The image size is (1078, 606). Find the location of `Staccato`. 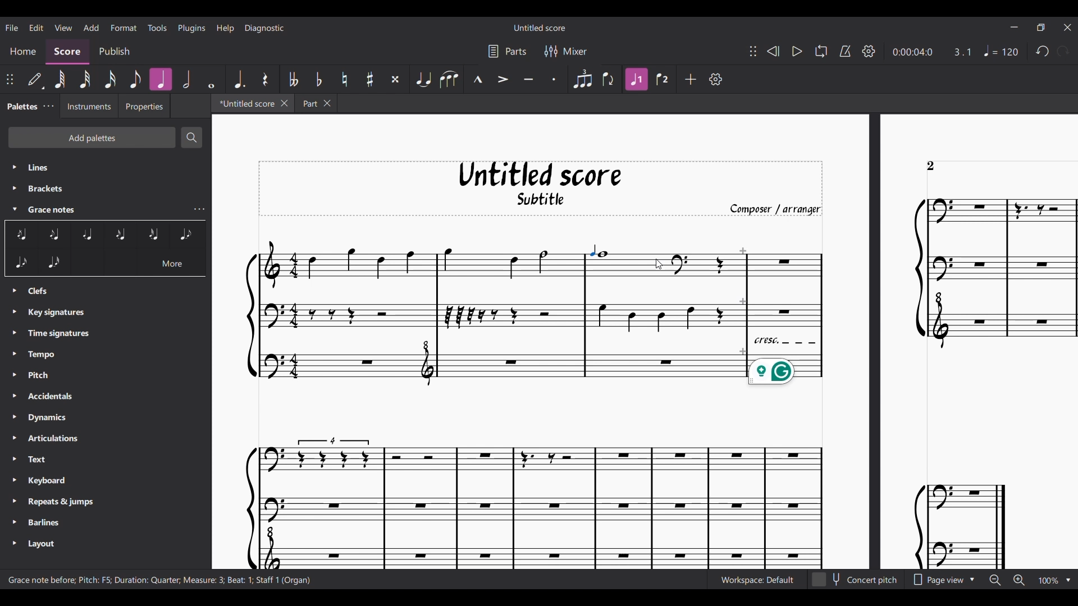

Staccato is located at coordinates (555, 79).